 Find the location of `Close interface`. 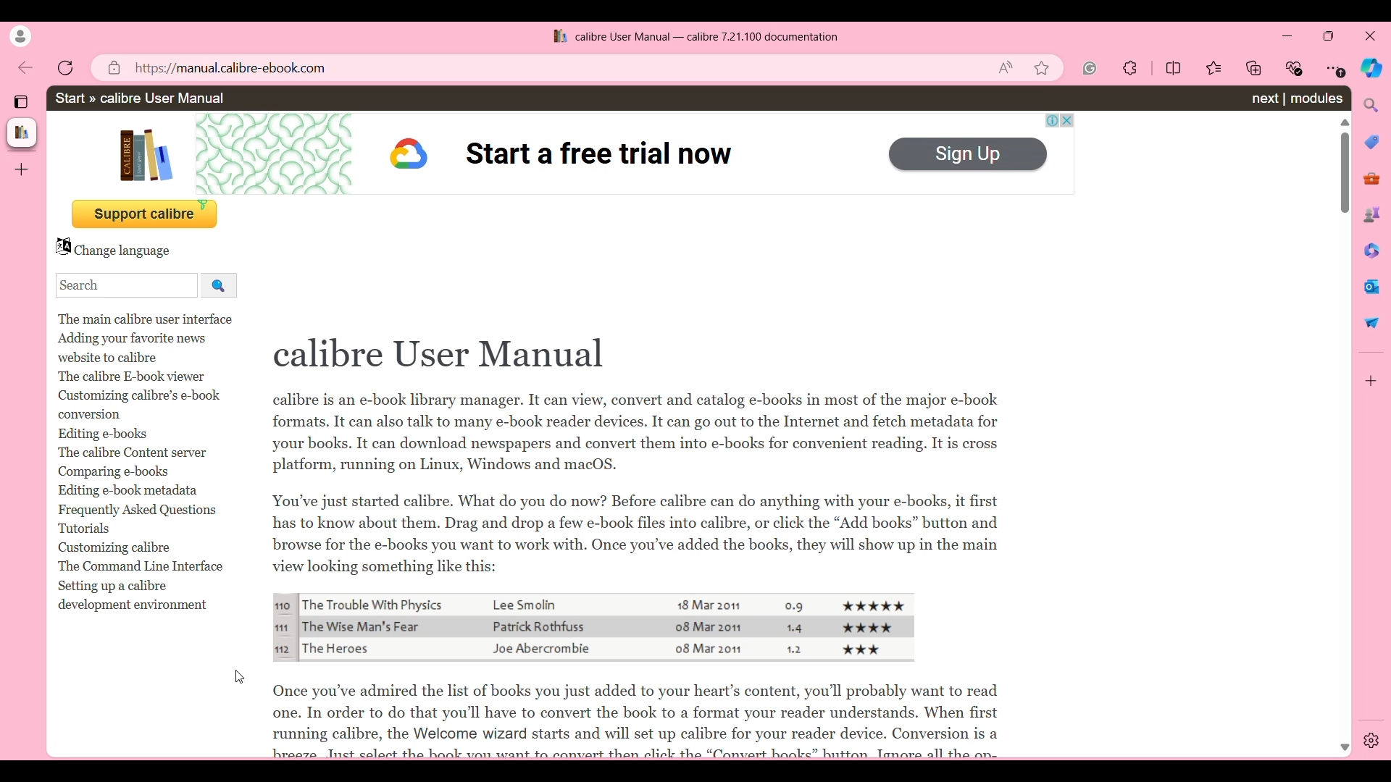

Close interface is located at coordinates (1371, 36).